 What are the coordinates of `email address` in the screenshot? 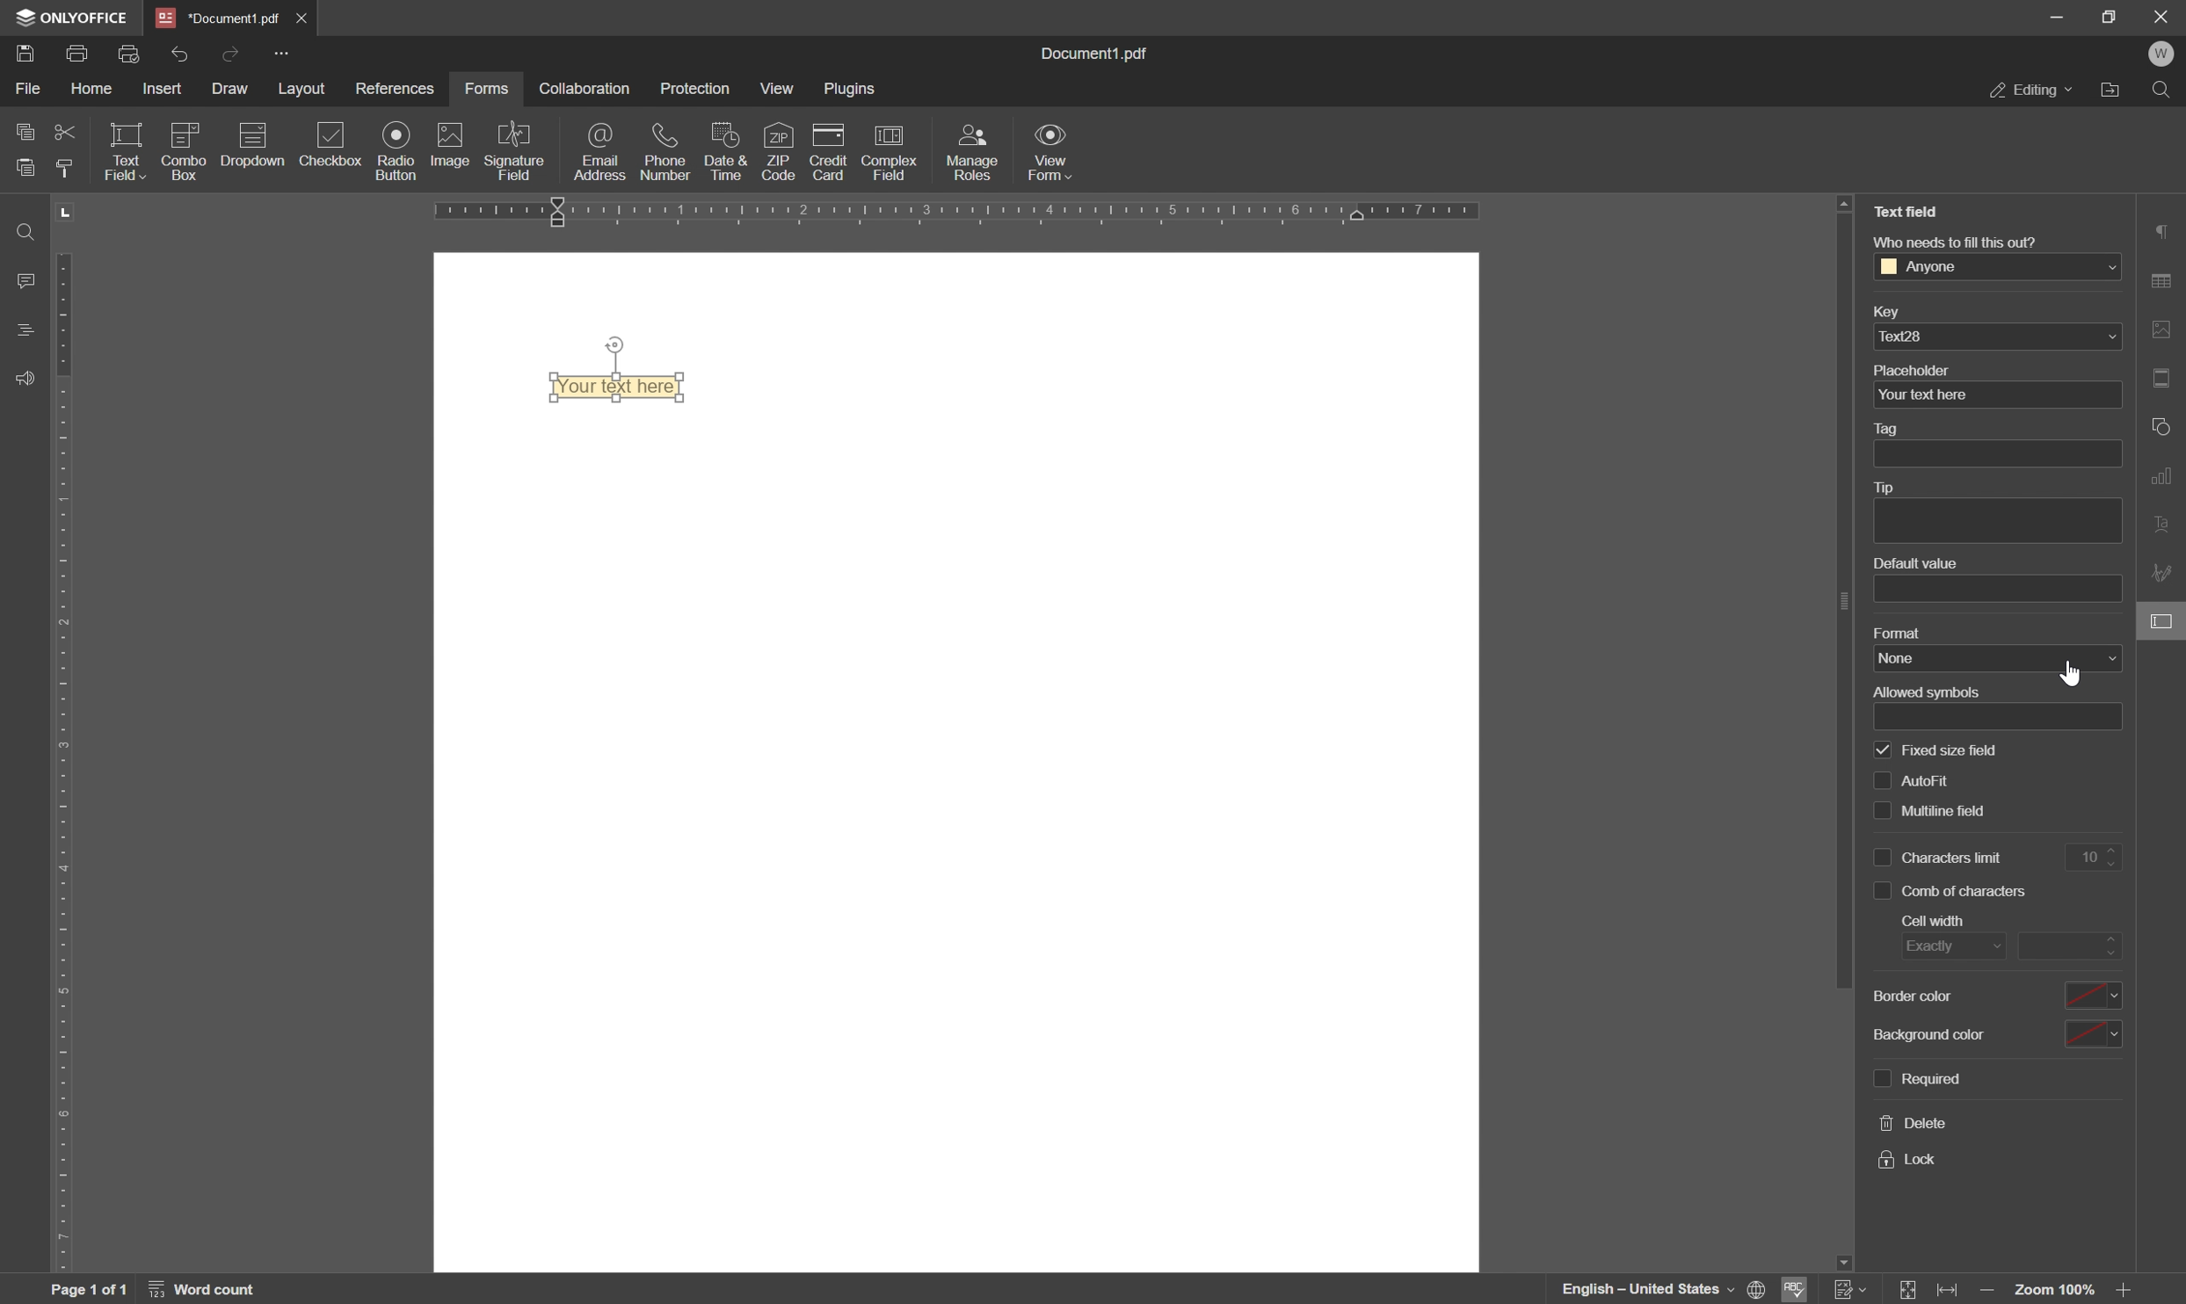 It's located at (597, 152).